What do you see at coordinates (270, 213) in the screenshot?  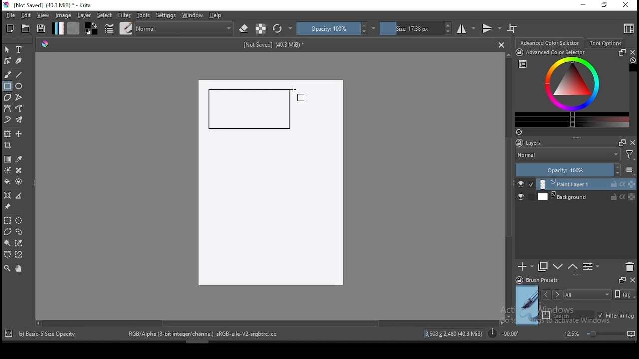 I see `Image` at bounding box center [270, 213].